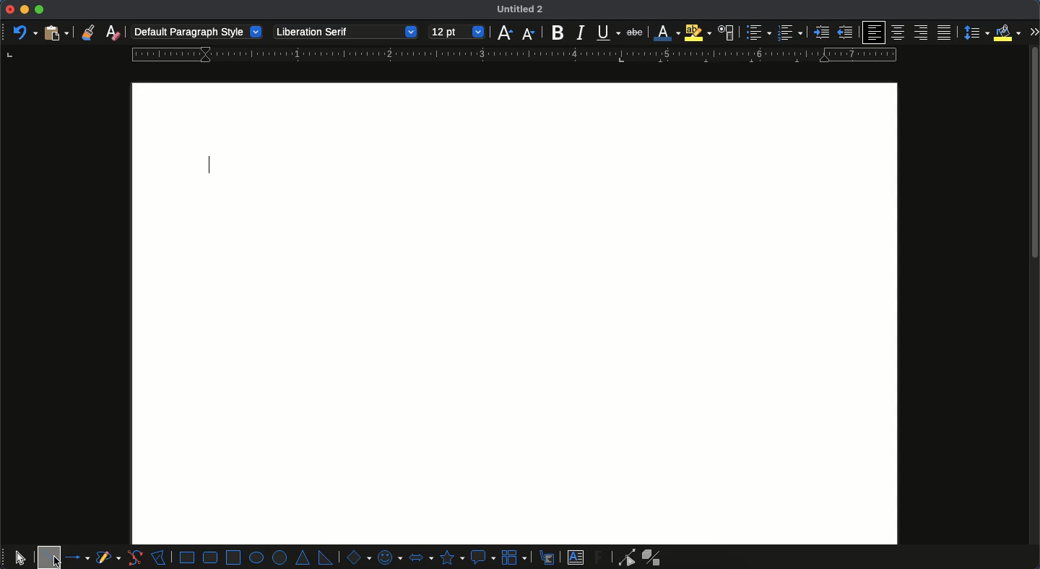  I want to click on font color, so click(667, 32).